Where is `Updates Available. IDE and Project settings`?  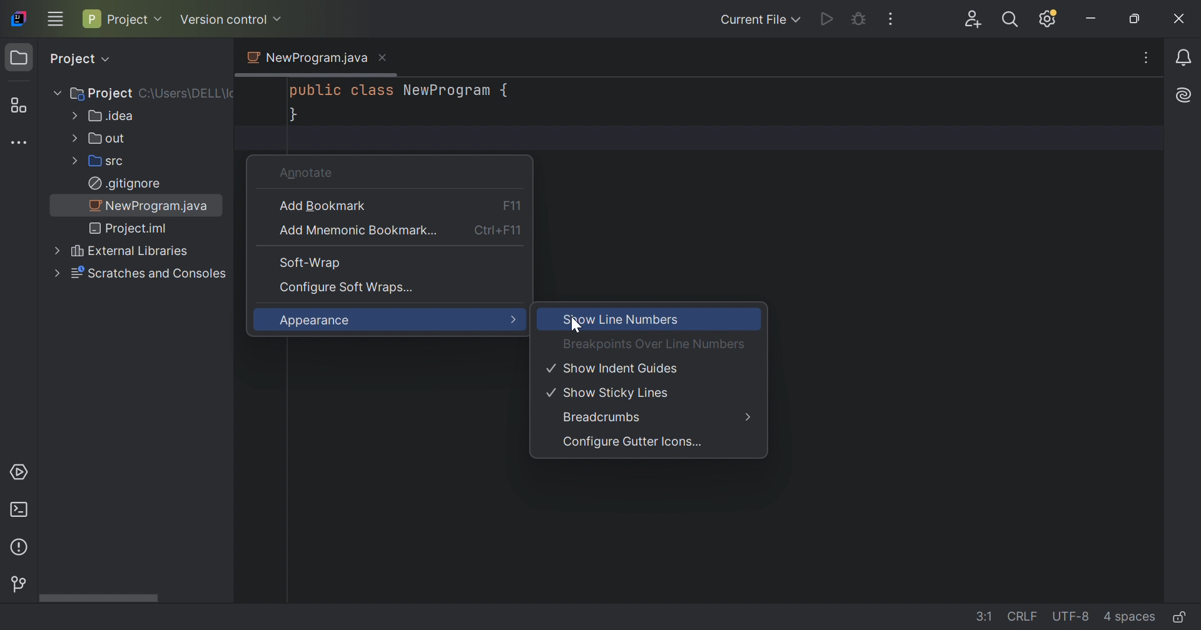 Updates Available. IDE and Project settings is located at coordinates (1050, 20).